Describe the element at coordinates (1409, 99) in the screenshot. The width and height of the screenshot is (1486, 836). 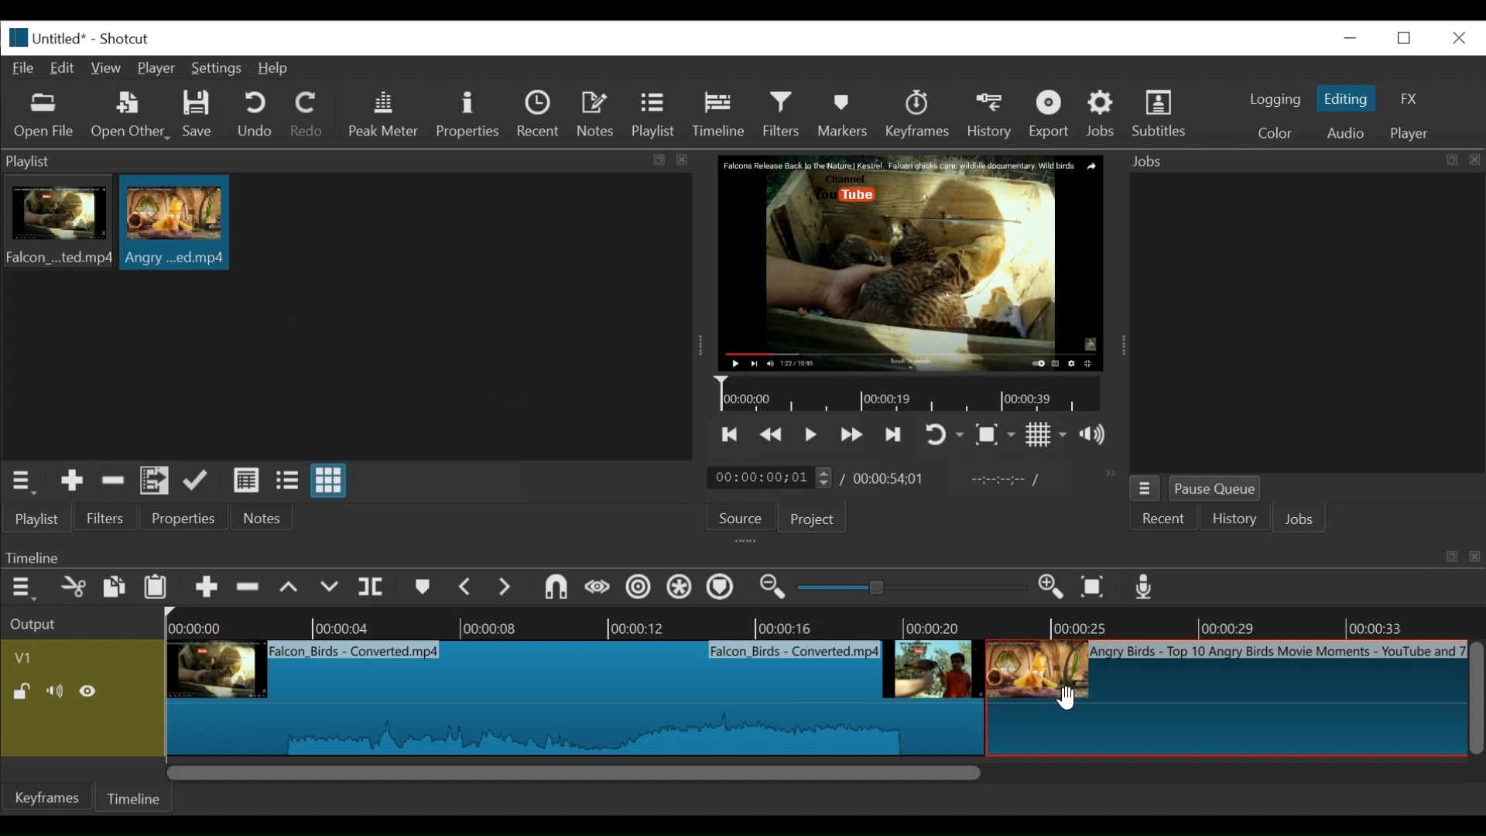
I see `FX` at that location.